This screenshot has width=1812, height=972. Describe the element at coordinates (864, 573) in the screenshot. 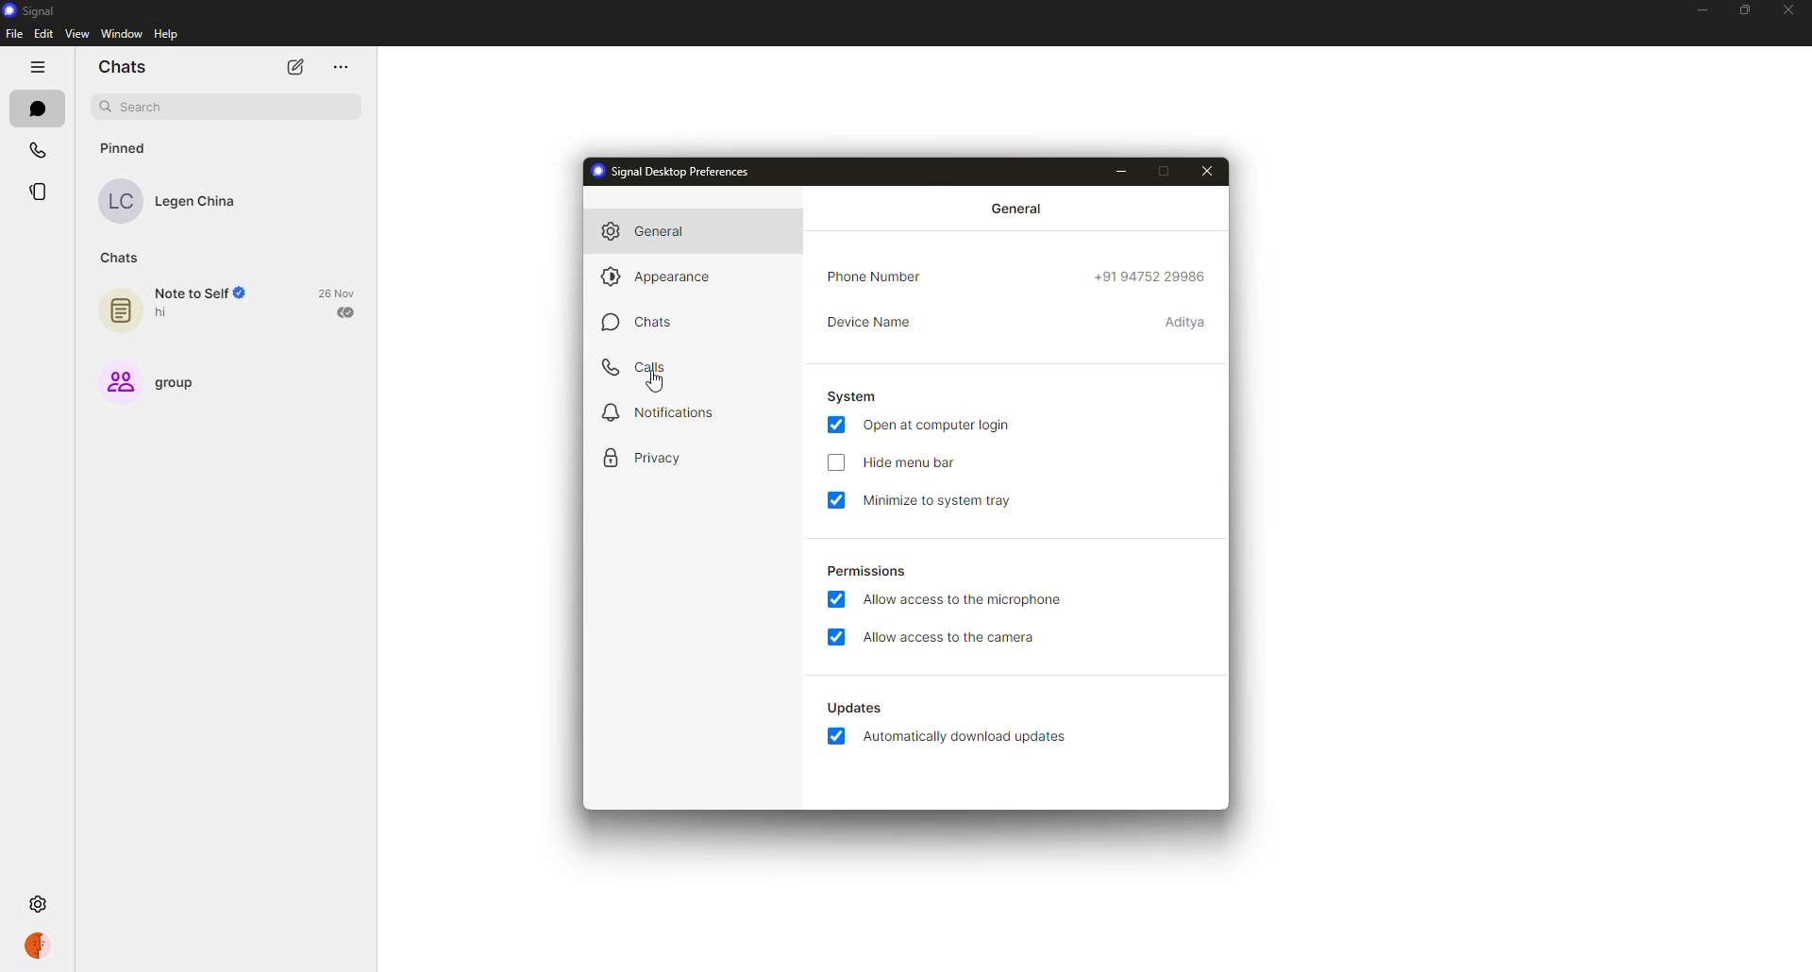

I see `permissions` at that location.